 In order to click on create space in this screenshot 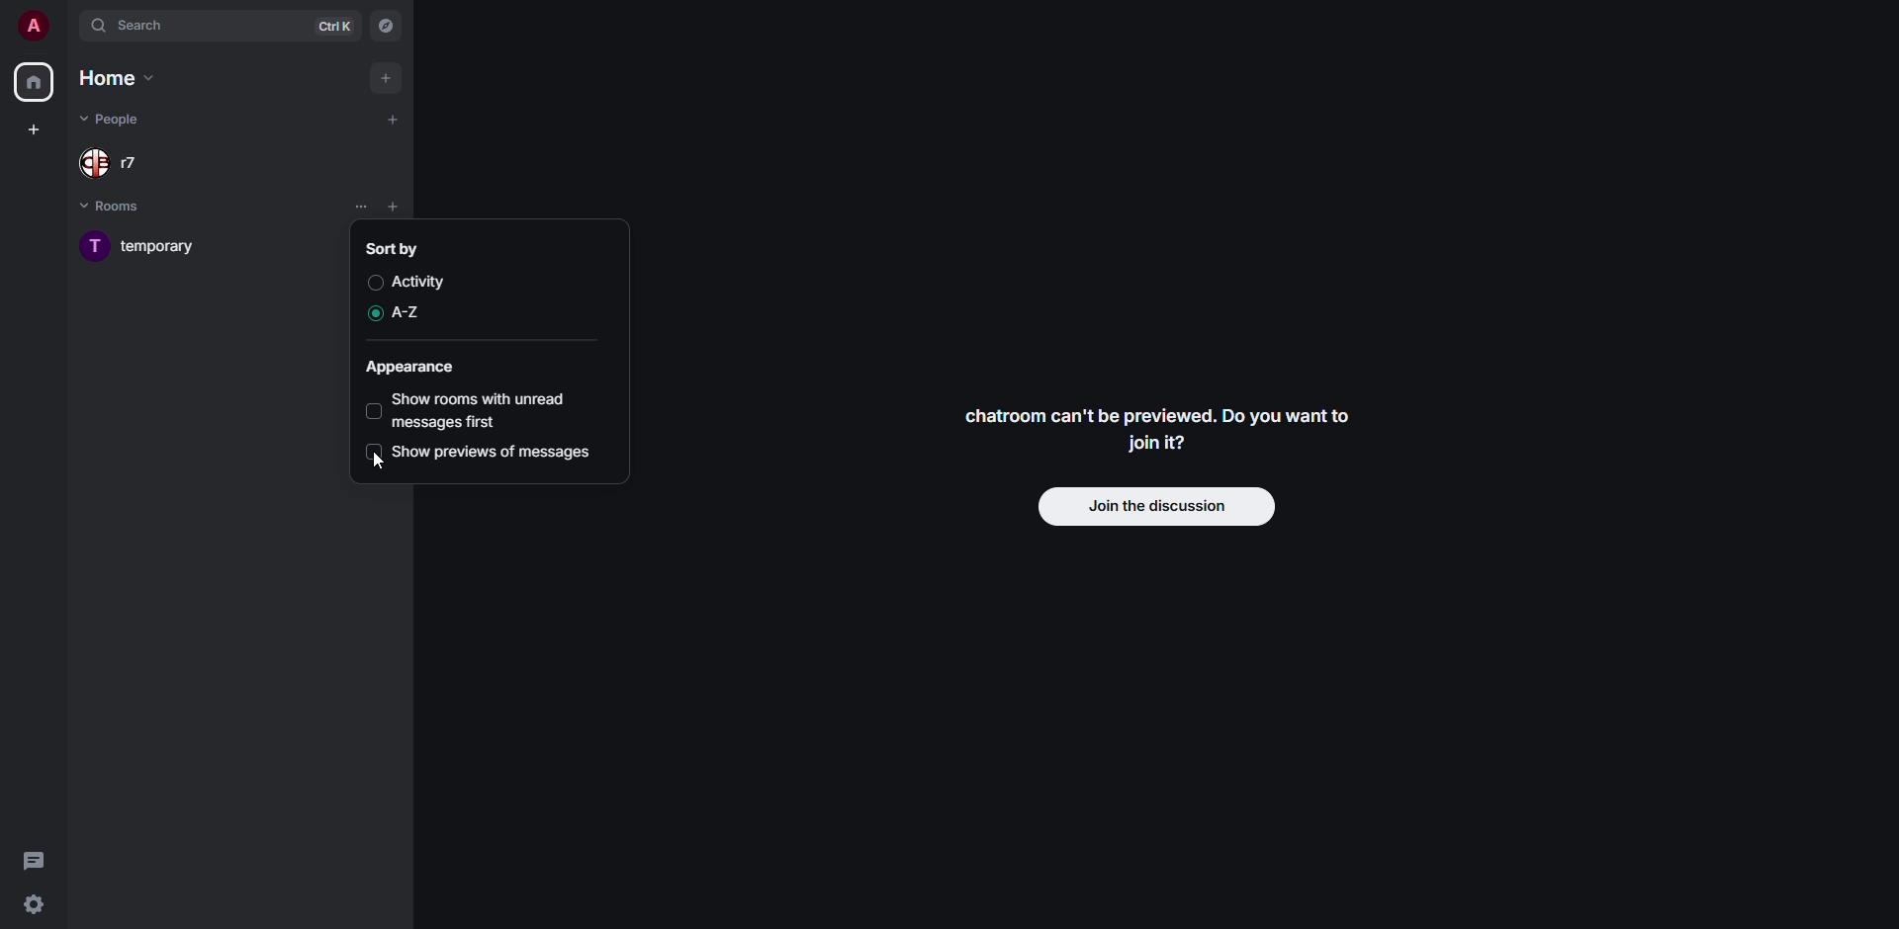, I will do `click(31, 128)`.